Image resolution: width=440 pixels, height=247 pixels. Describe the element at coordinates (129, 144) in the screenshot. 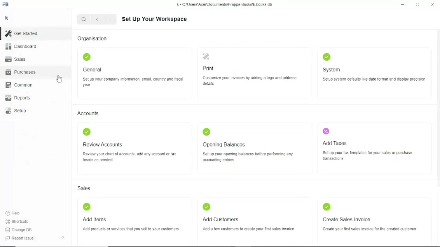

I see `Review accounts  review your chart of accounts, add any account or tax heads as needed.` at that location.